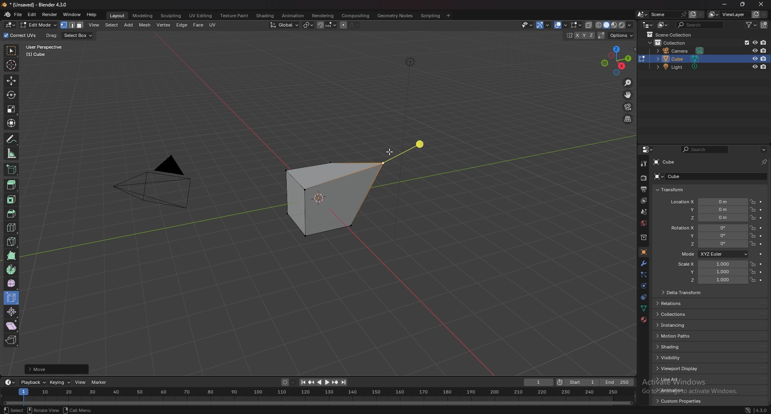  I want to click on edge slide, so click(12, 297).